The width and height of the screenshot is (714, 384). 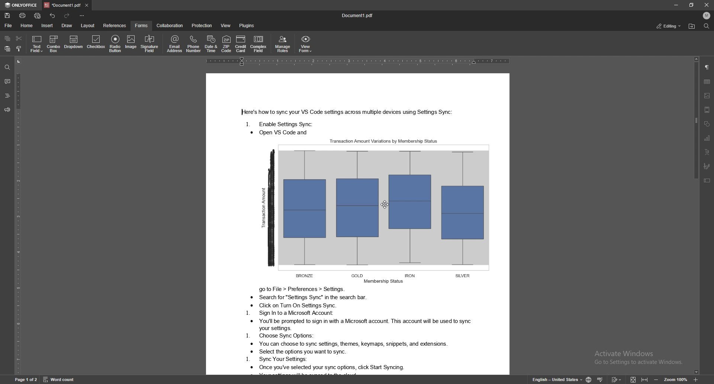 What do you see at coordinates (19, 38) in the screenshot?
I see `cut` at bounding box center [19, 38].